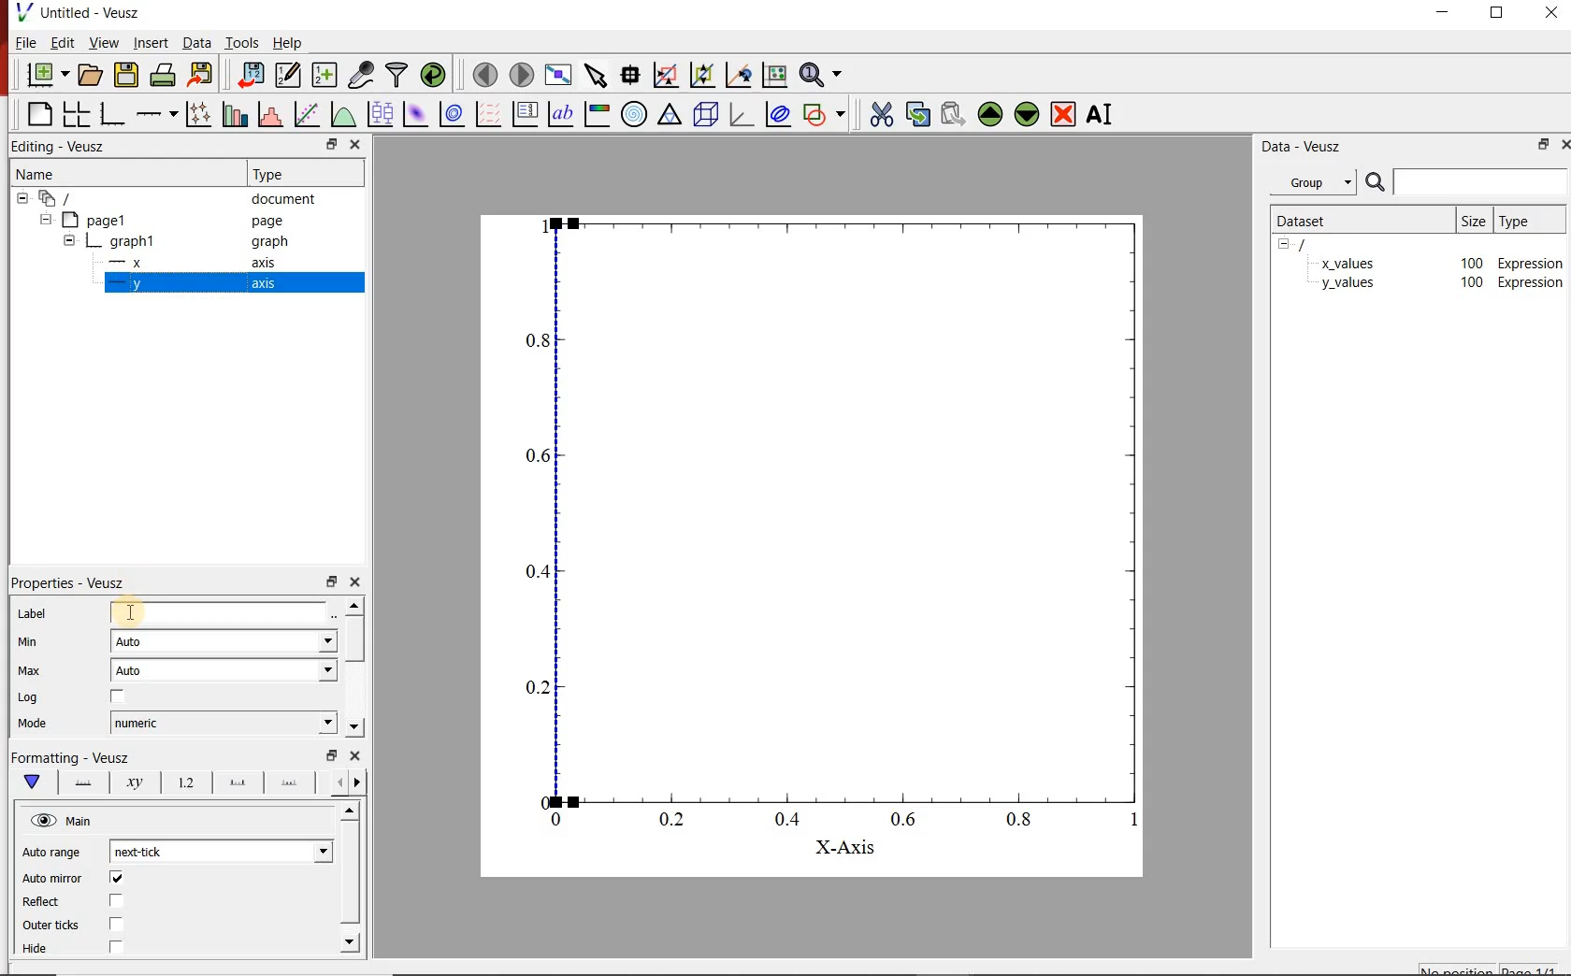 This screenshot has width=1571, height=976. What do you see at coordinates (223, 722) in the screenshot?
I see `numeric` at bounding box center [223, 722].